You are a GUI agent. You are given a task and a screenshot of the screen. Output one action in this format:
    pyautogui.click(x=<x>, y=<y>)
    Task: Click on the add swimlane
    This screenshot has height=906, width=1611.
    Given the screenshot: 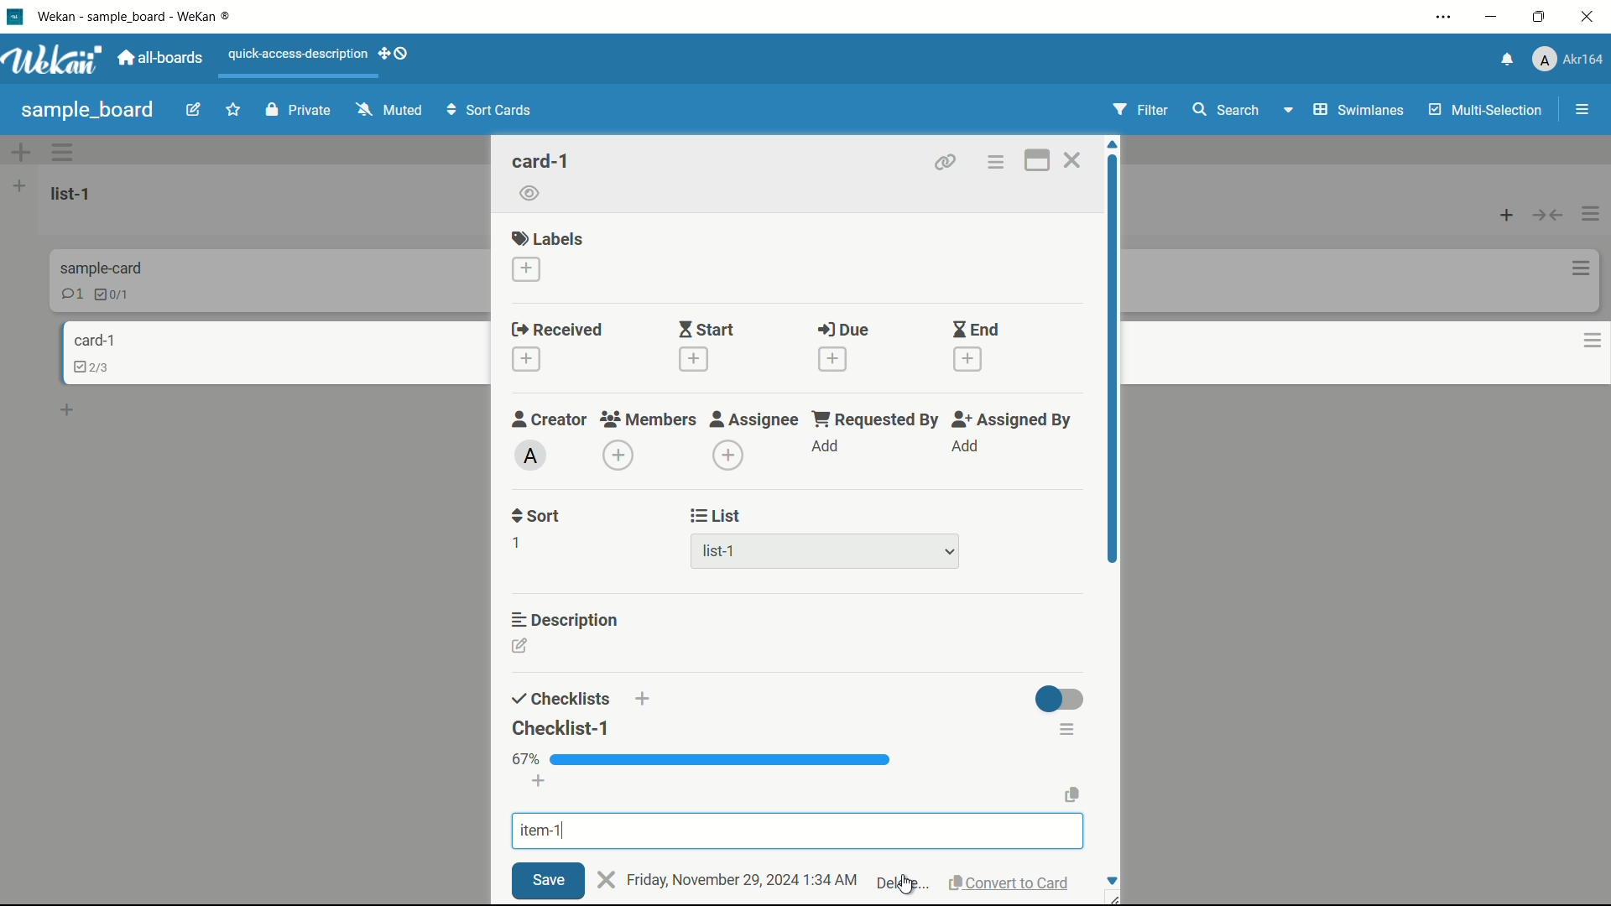 What is the action you would take?
    pyautogui.click(x=22, y=151)
    